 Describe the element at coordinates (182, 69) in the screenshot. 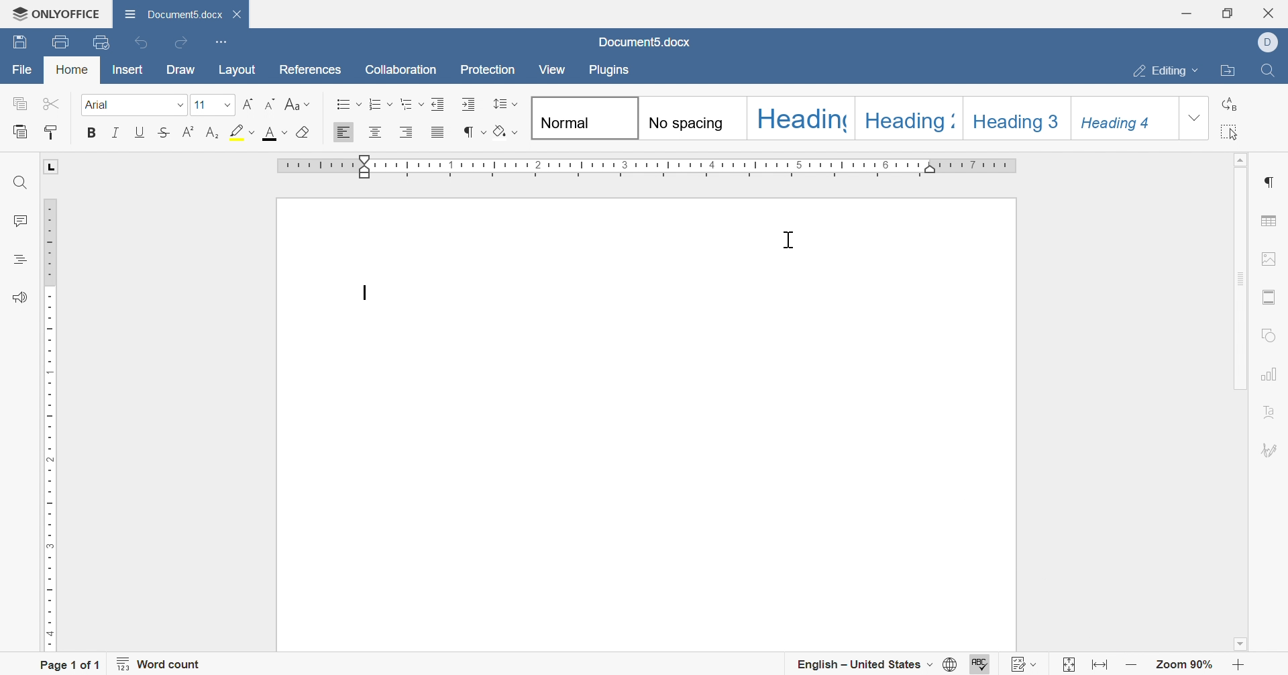

I see `draw` at that location.